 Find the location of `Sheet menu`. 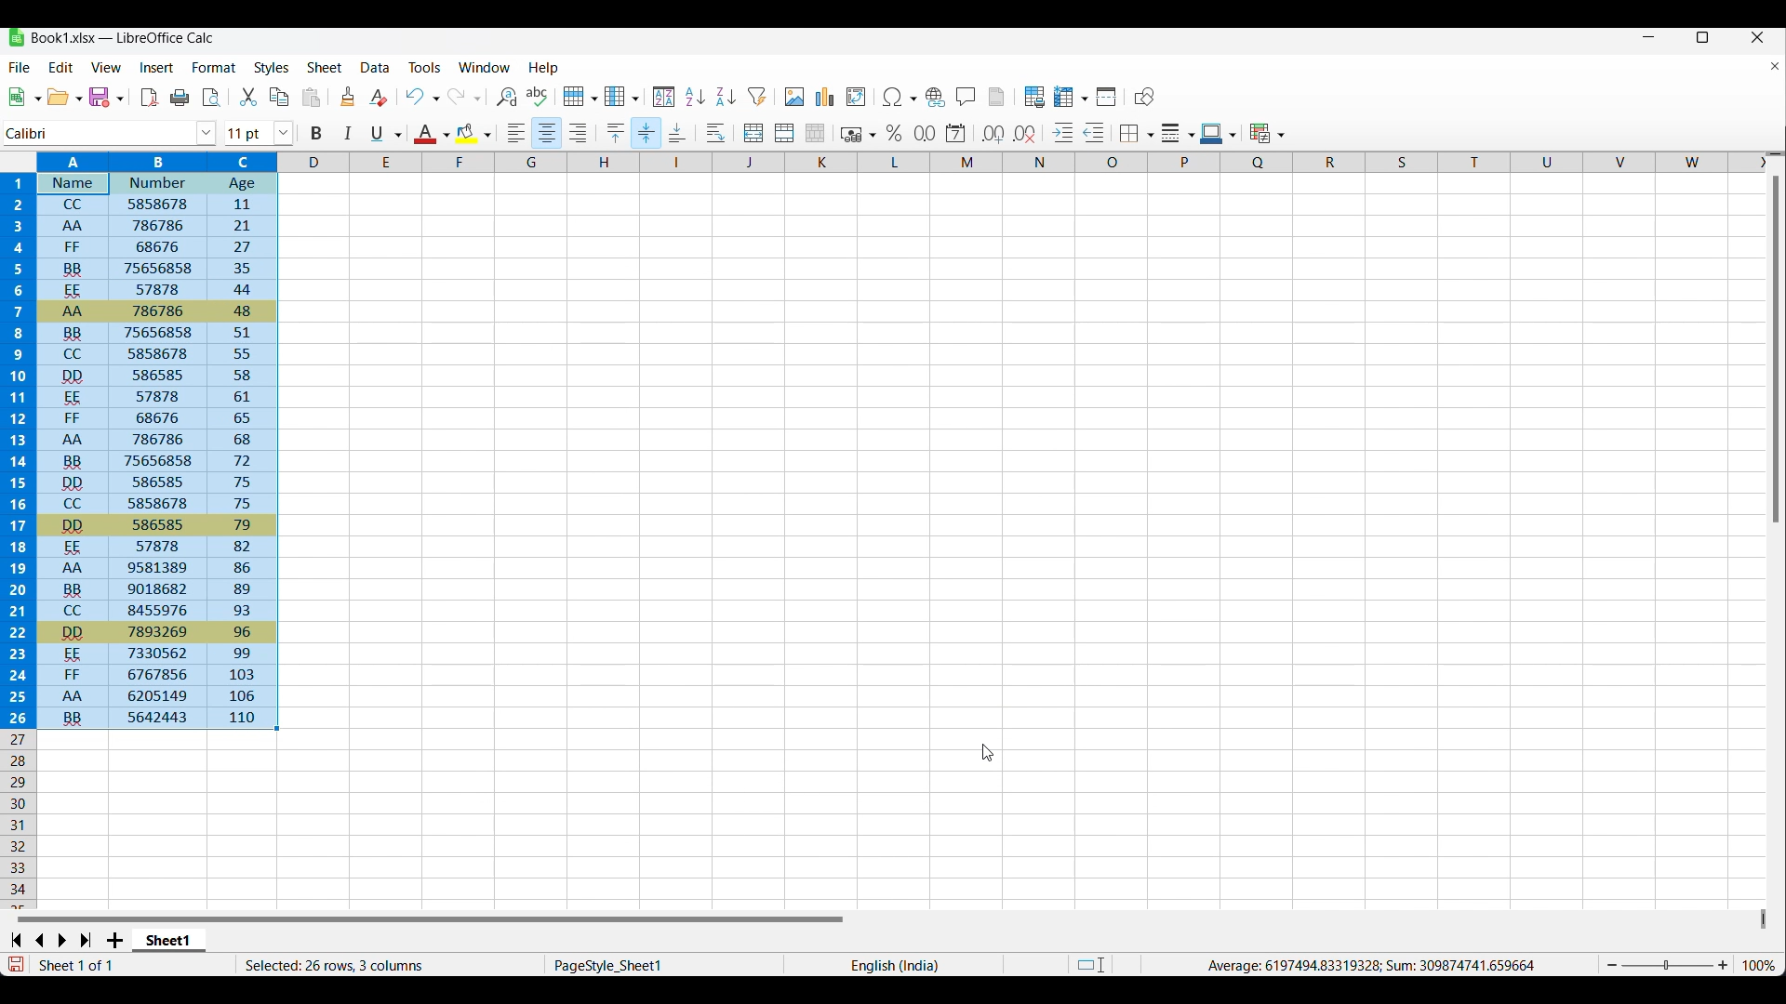

Sheet menu is located at coordinates (326, 67).